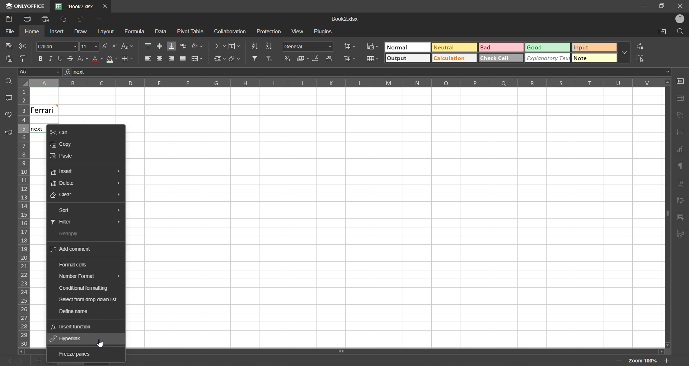  Describe the element at coordinates (64, 172) in the screenshot. I see `insert` at that location.